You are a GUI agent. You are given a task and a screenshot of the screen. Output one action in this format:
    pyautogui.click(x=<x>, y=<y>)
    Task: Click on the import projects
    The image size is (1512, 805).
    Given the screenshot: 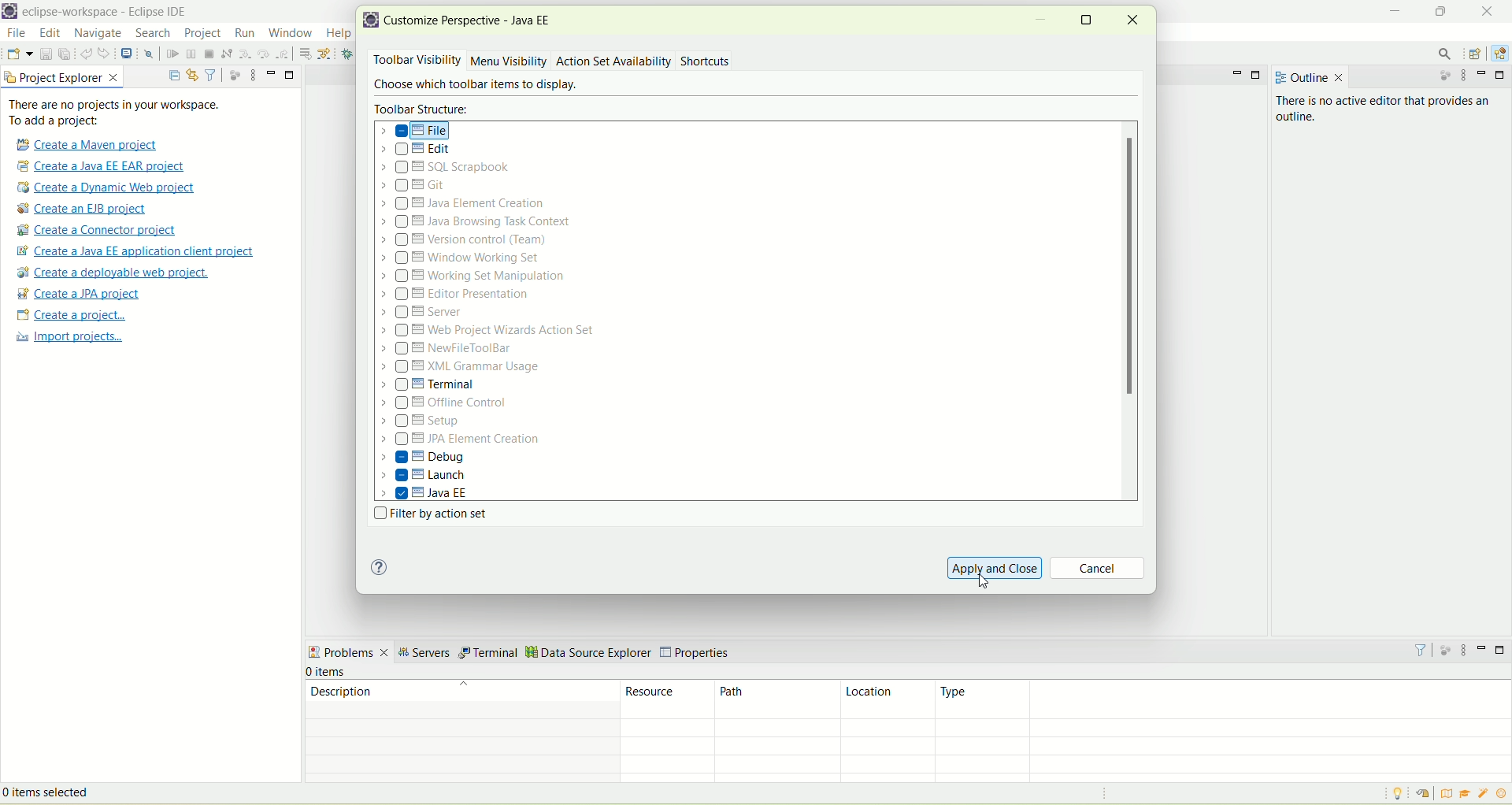 What is the action you would take?
    pyautogui.click(x=68, y=339)
    